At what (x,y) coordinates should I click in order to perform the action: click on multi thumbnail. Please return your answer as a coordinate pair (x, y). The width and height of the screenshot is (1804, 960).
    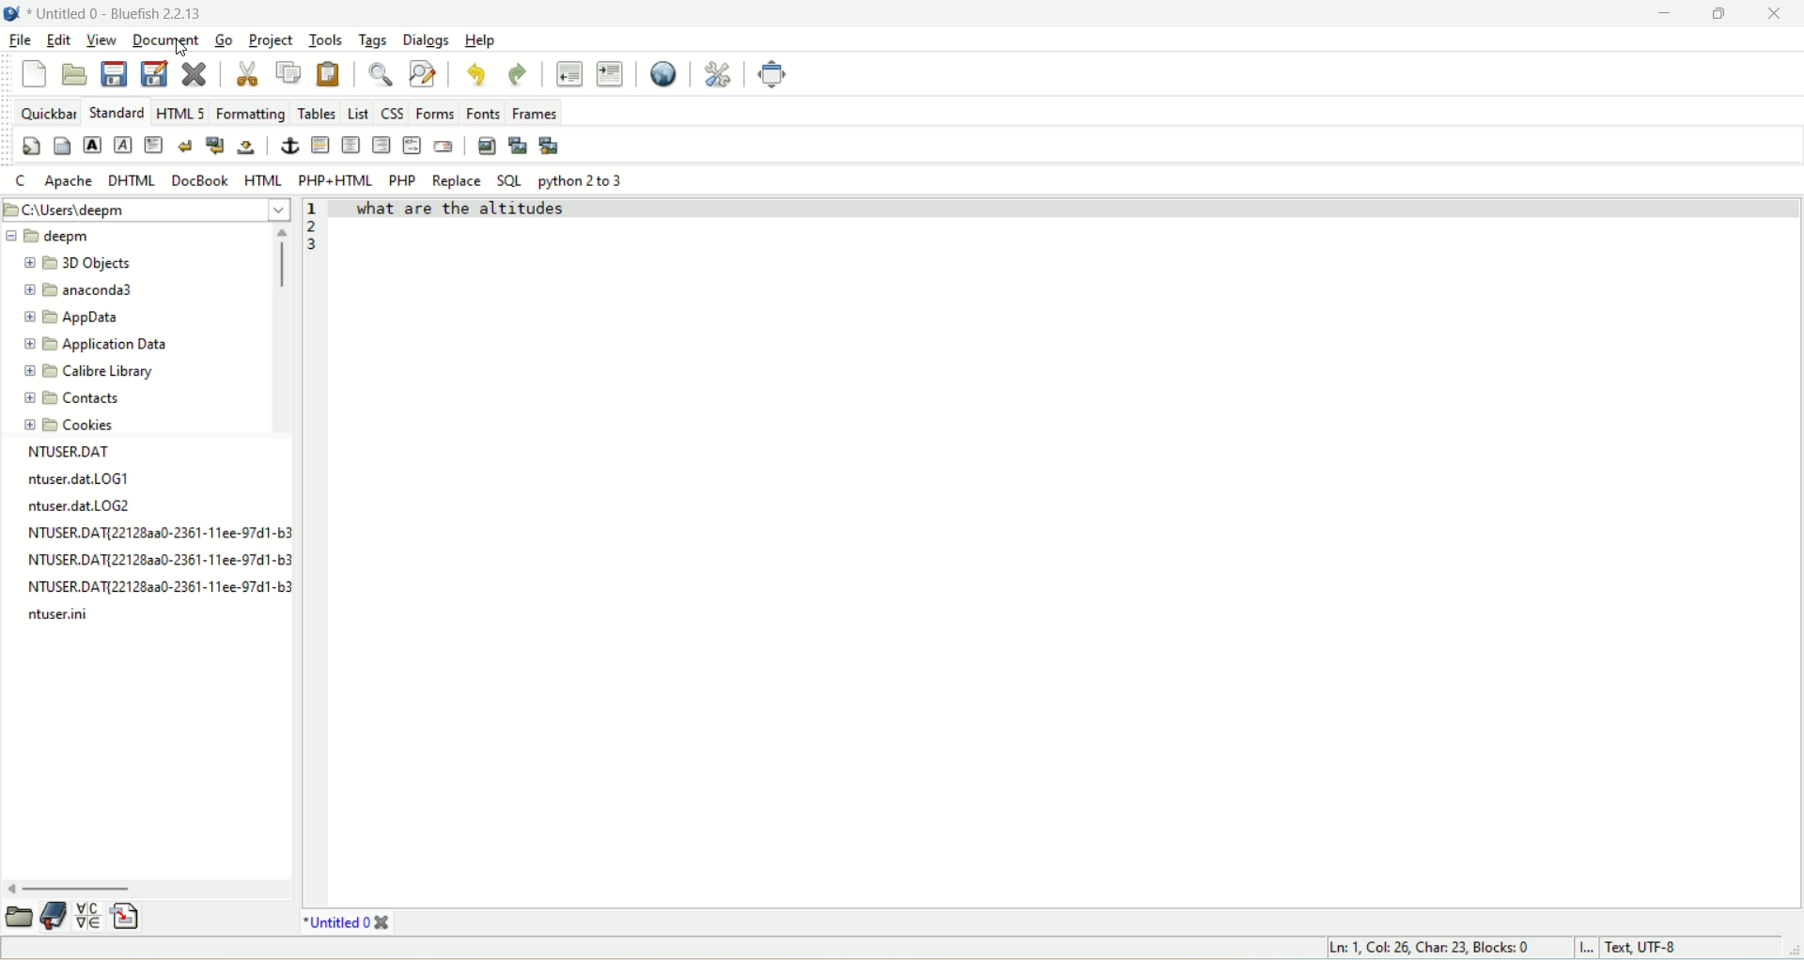
    Looking at the image, I should click on (551, 145).